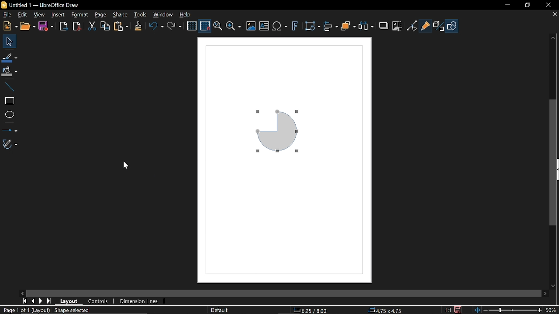 The height and width of the screenshot is (314, 559). What do you see at coordinates (555, 14) in the screenshot?
I see `Close tab` at bounding box center [555, 14].